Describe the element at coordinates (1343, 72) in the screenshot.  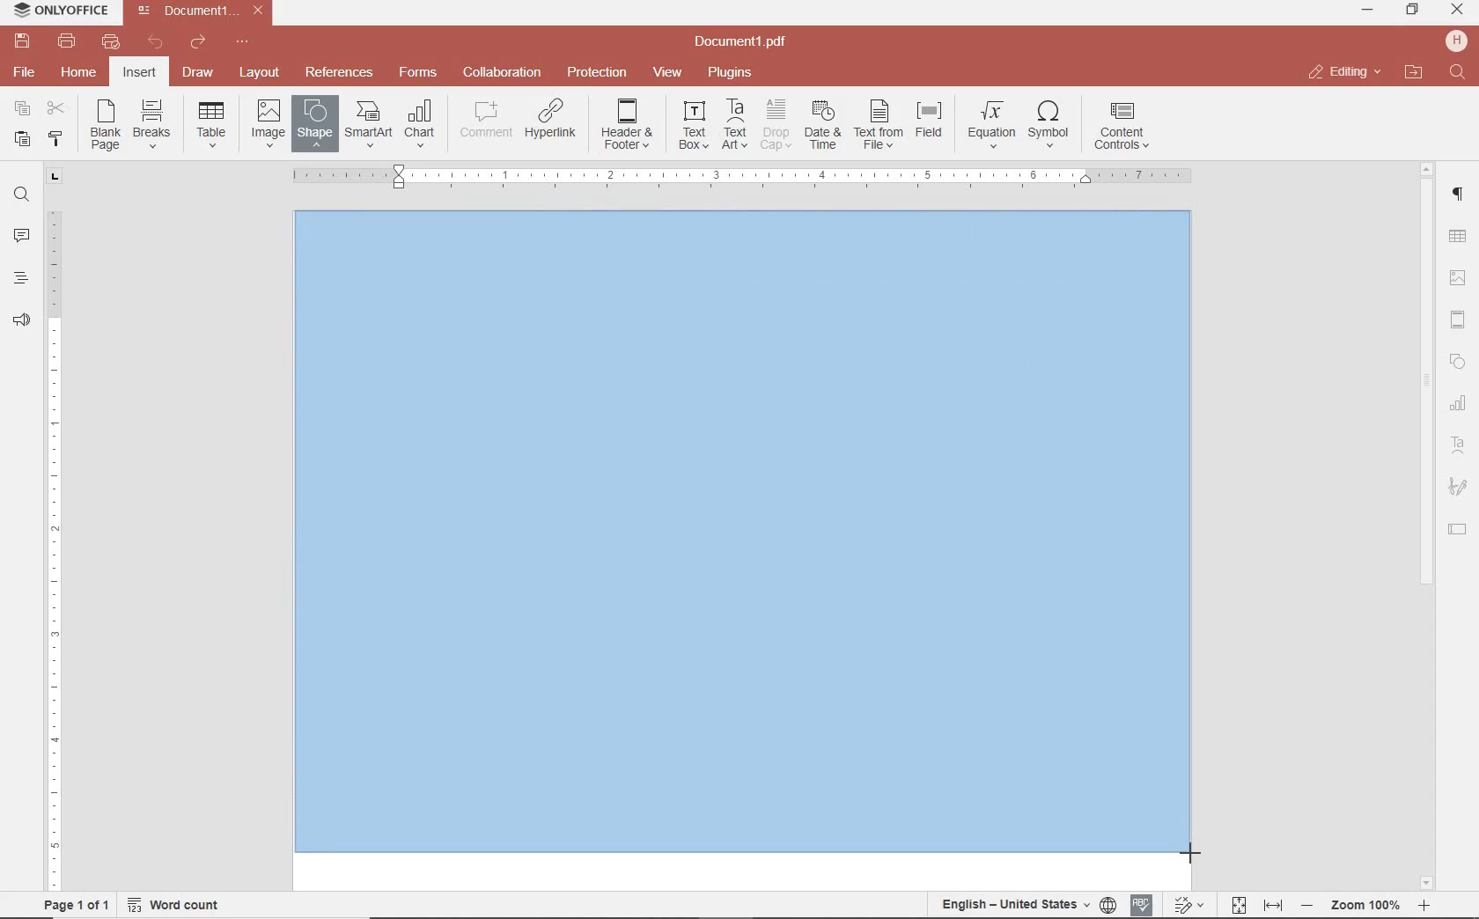
I see `close` at that location.